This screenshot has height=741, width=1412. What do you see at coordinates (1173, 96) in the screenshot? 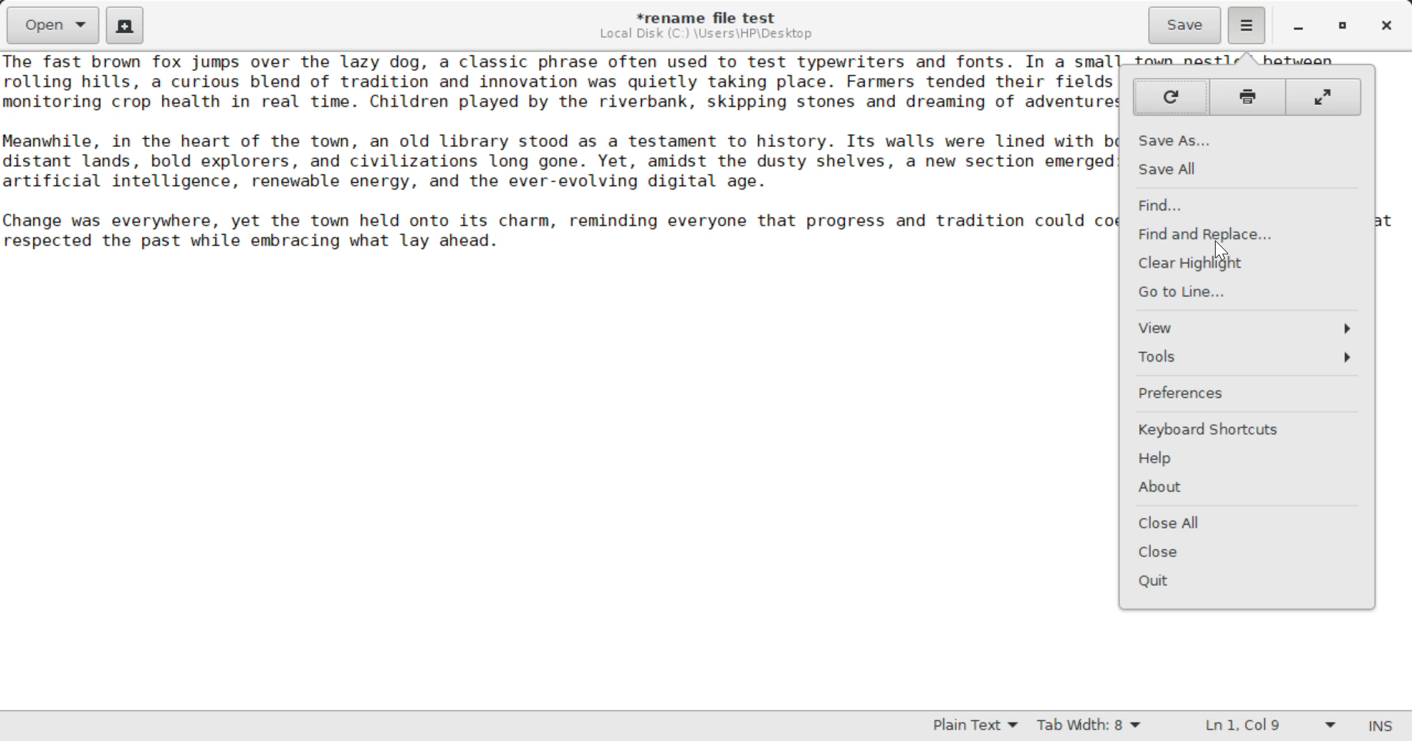
I see `Refresh Page` at bounding box center [1173, 96].